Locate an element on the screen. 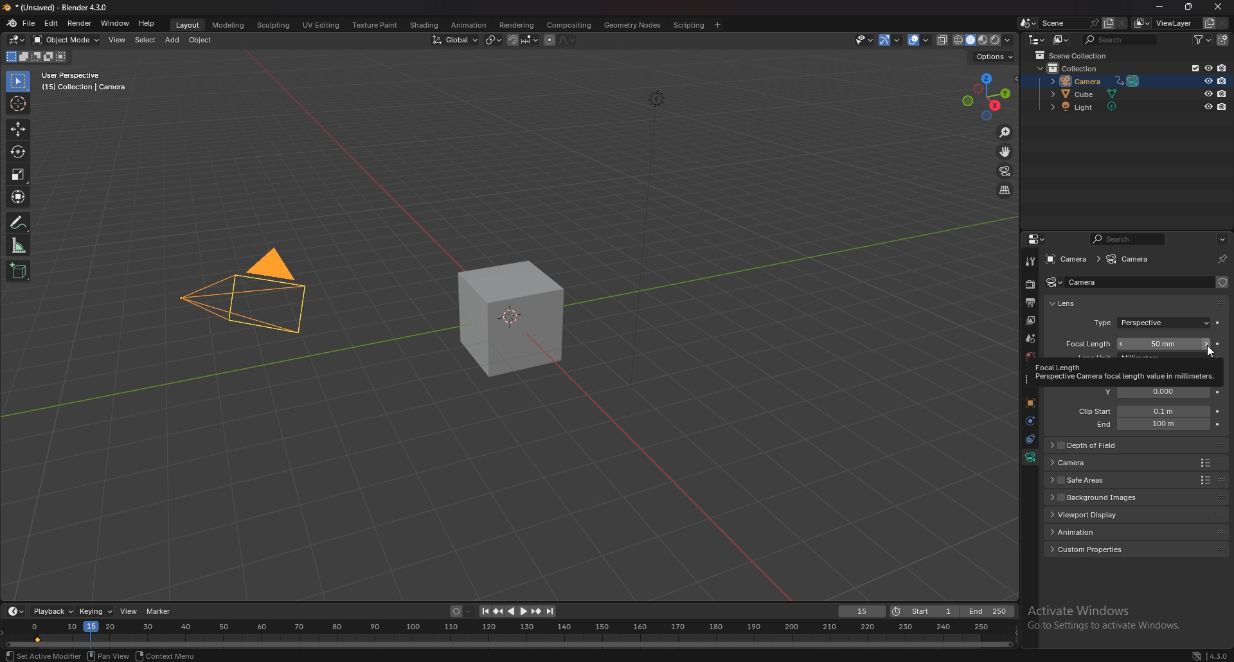  scene is located at coordinates (1068, 23).